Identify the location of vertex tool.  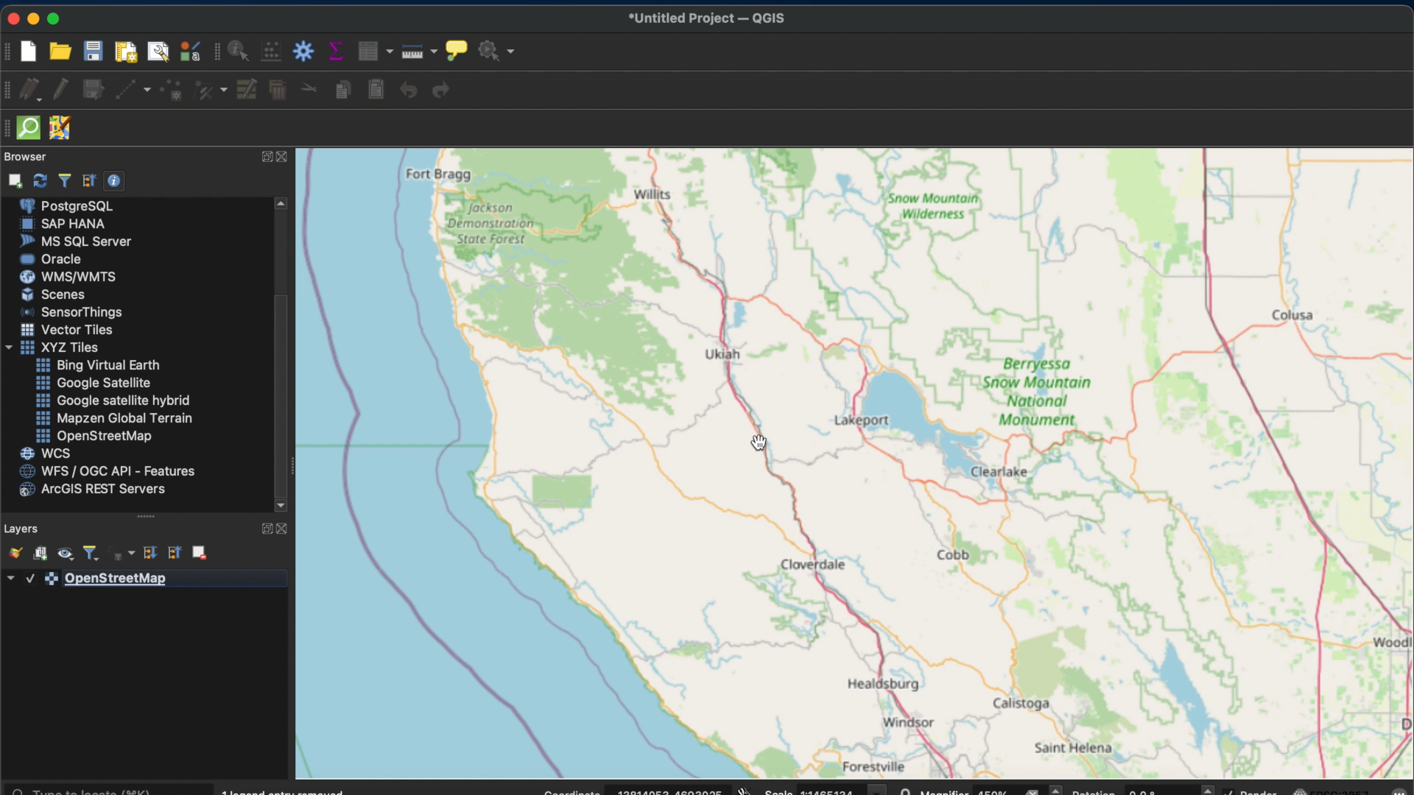
(209, 92).